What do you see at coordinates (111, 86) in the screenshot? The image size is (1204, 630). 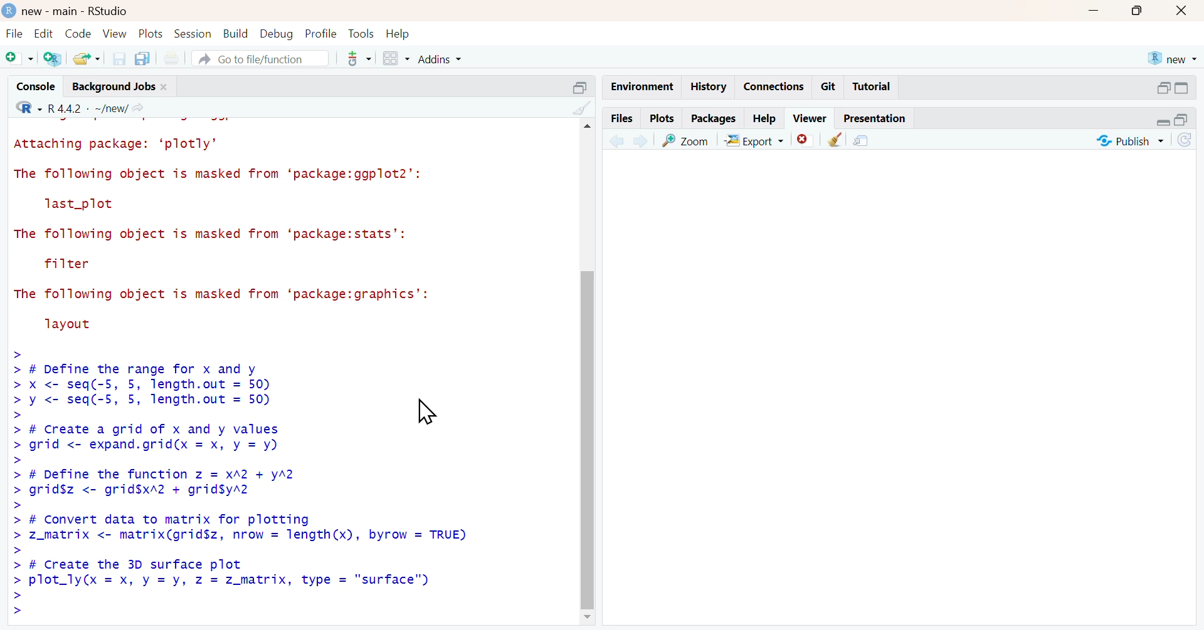 I see `background jobs` at bounding box center [111, 86].